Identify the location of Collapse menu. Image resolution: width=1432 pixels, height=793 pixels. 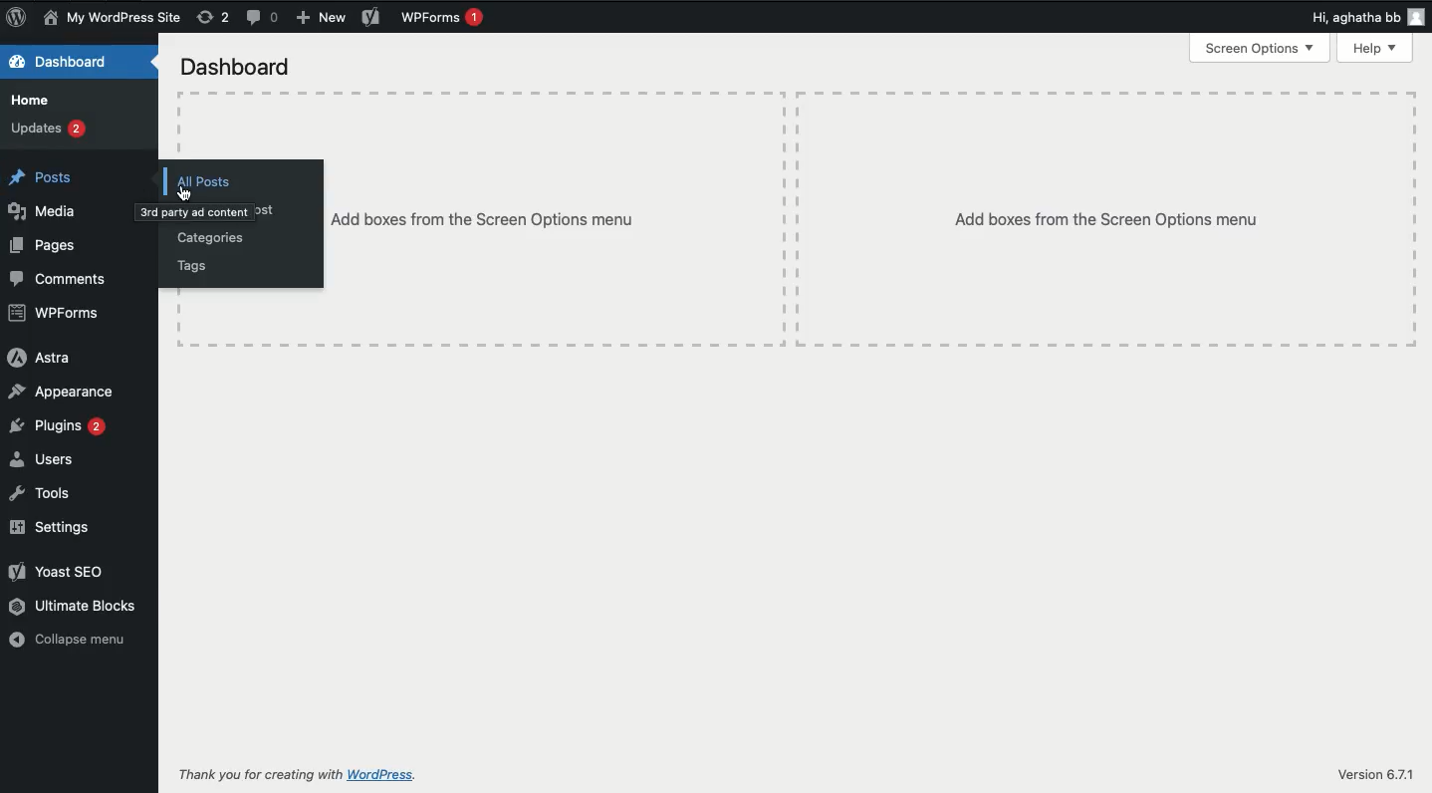
(70, 637).